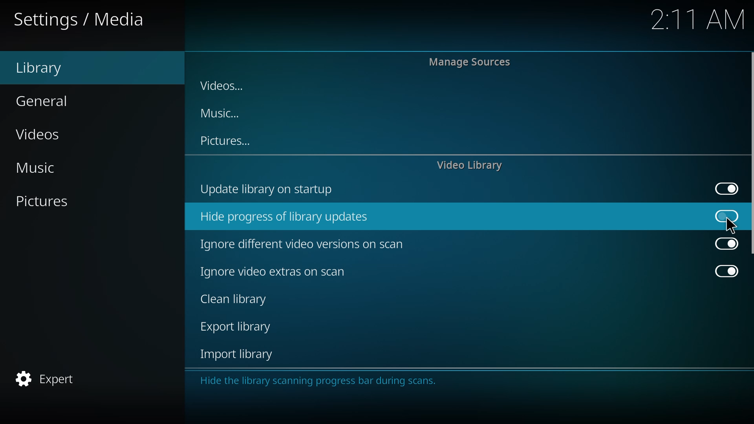 The image size is (754, 424). Describe the element at coordinates (290, 215) in the screenshot. I see `hide progress of library updates` at that location.